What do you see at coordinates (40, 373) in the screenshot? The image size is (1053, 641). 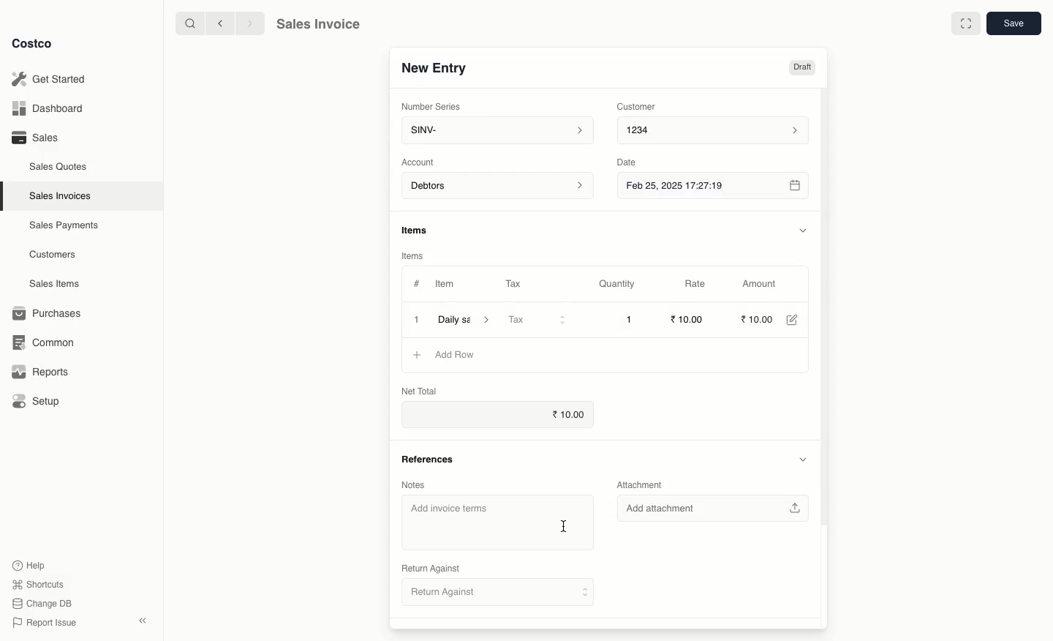 I see `Reports` at bounding box center [40, 373].